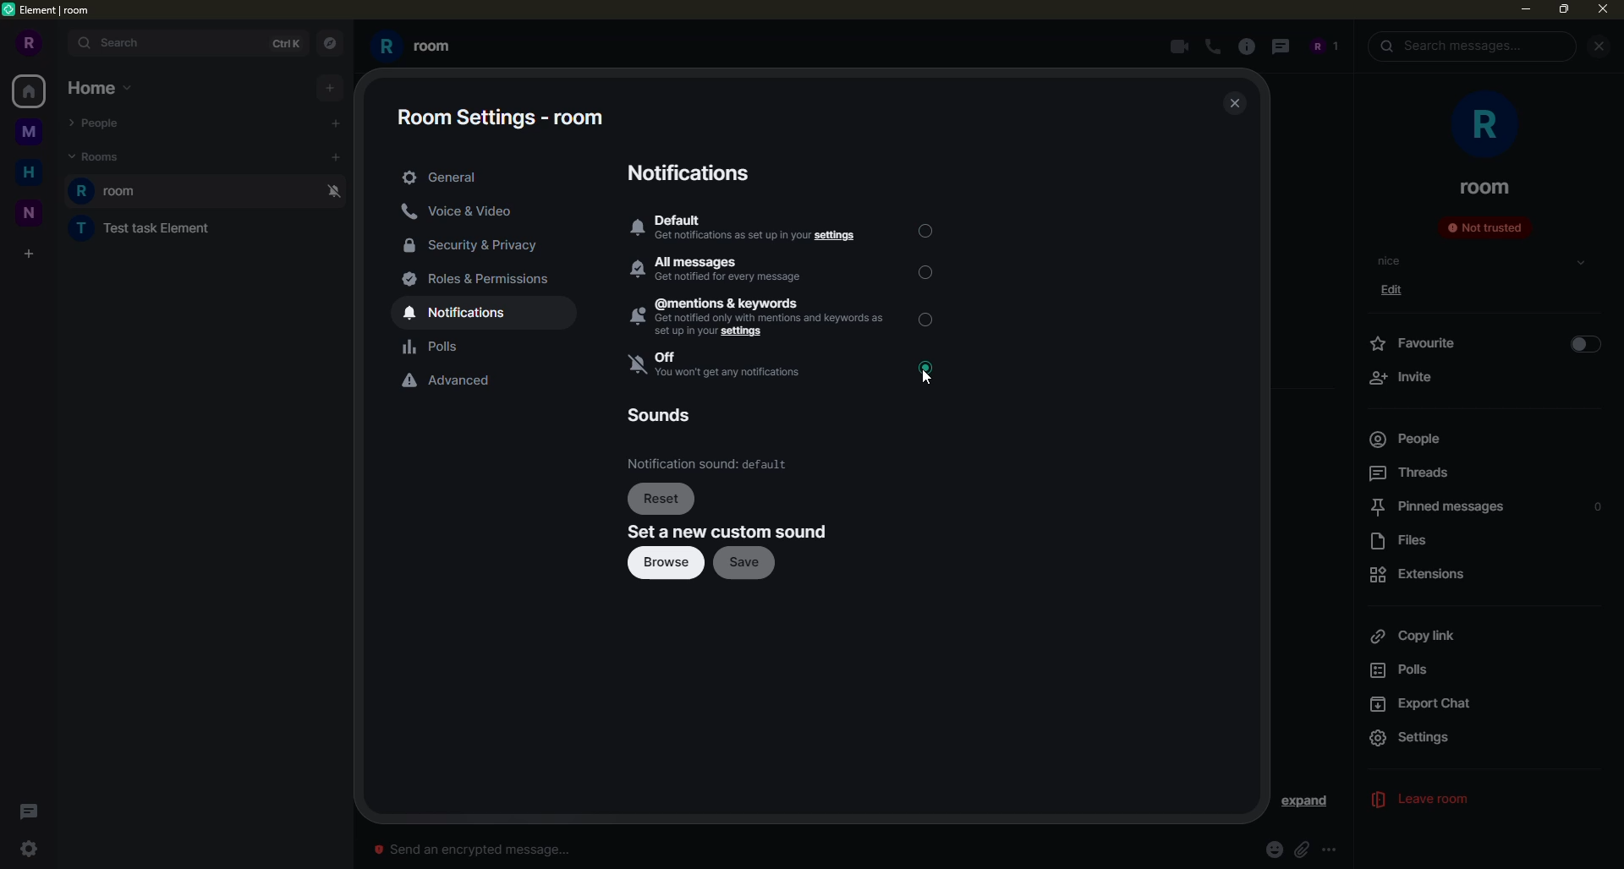 Image resolution: width=1624 pixels, height=869 pixels. I want to click on close, so click(1236, 105).